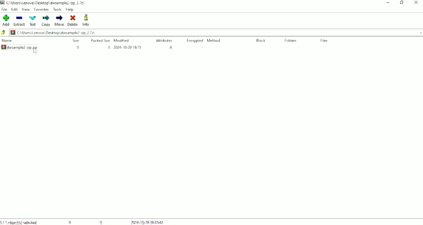 This screenshot has width=423, height=225. What do you see at coordinates (20, 20) in the screenshot?
I see `Extract` at bounding box center [20, 20].